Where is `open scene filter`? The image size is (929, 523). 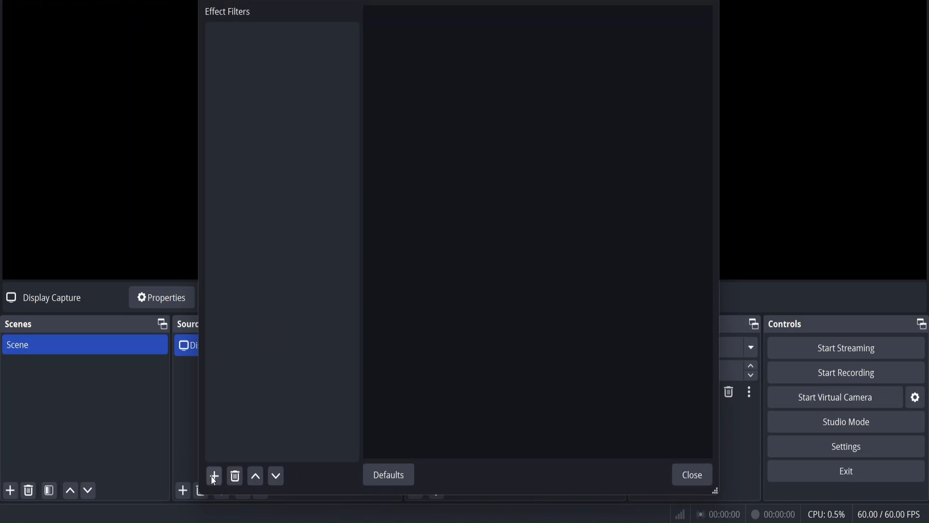 open scene filter is located at coordinates (50, 492).